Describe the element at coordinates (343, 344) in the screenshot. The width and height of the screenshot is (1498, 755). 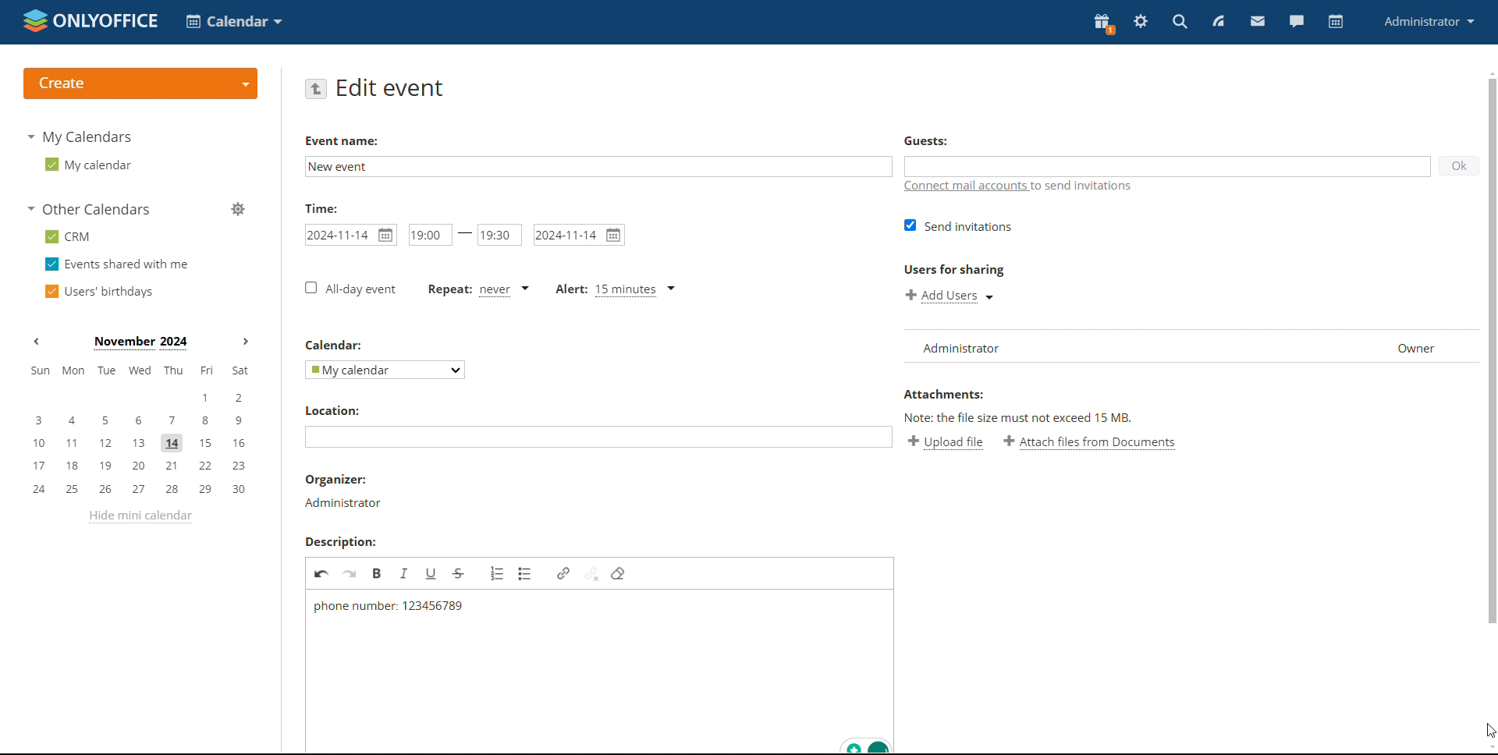
I see `calendar` at that location.